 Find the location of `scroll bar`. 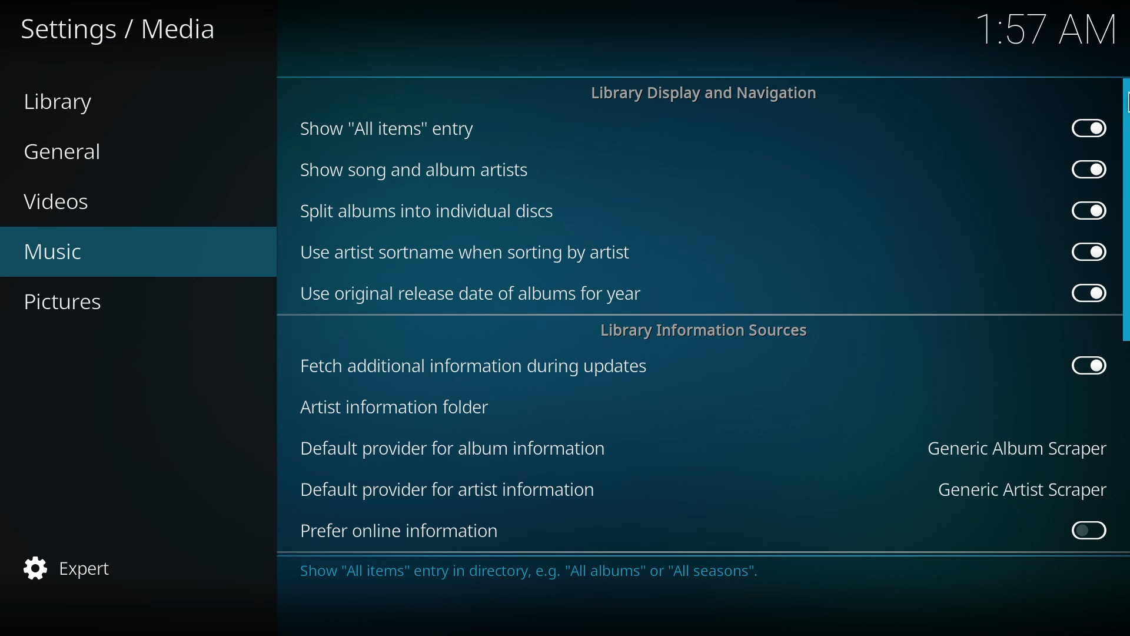

scroll bar is located at coordinates (1123, 211).